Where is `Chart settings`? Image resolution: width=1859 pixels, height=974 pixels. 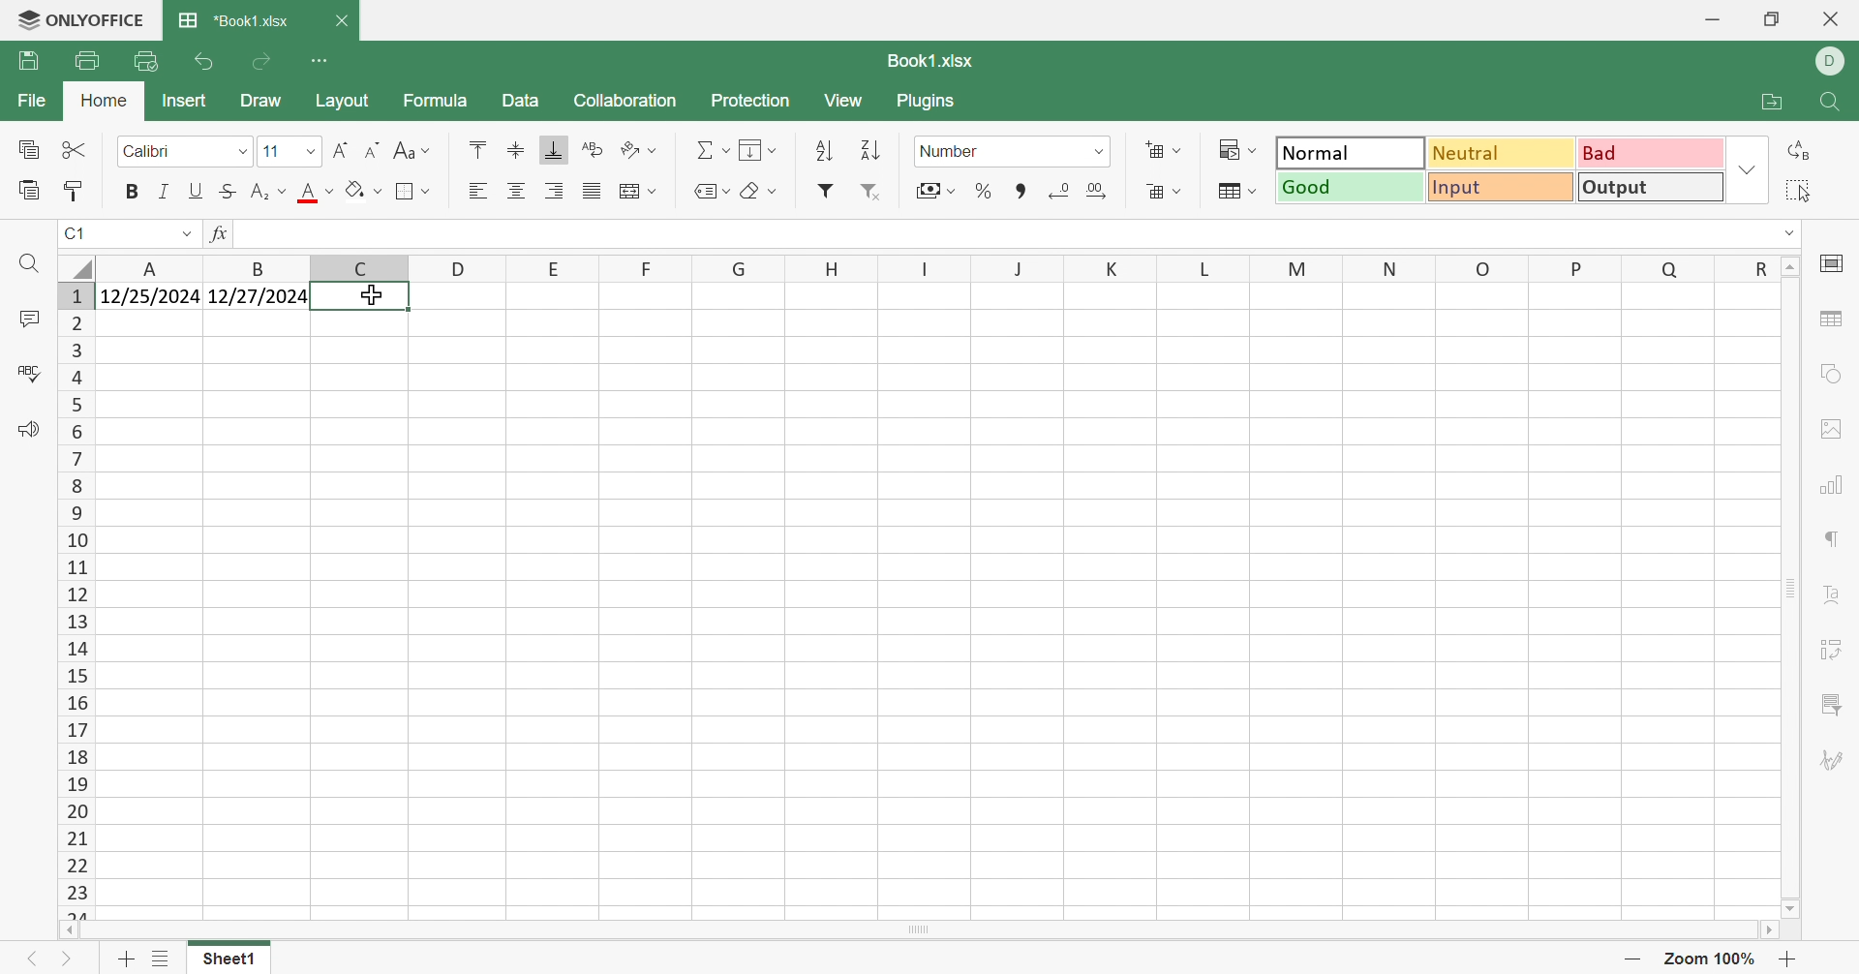 Chart settings is located at coordinates (1832, 483).